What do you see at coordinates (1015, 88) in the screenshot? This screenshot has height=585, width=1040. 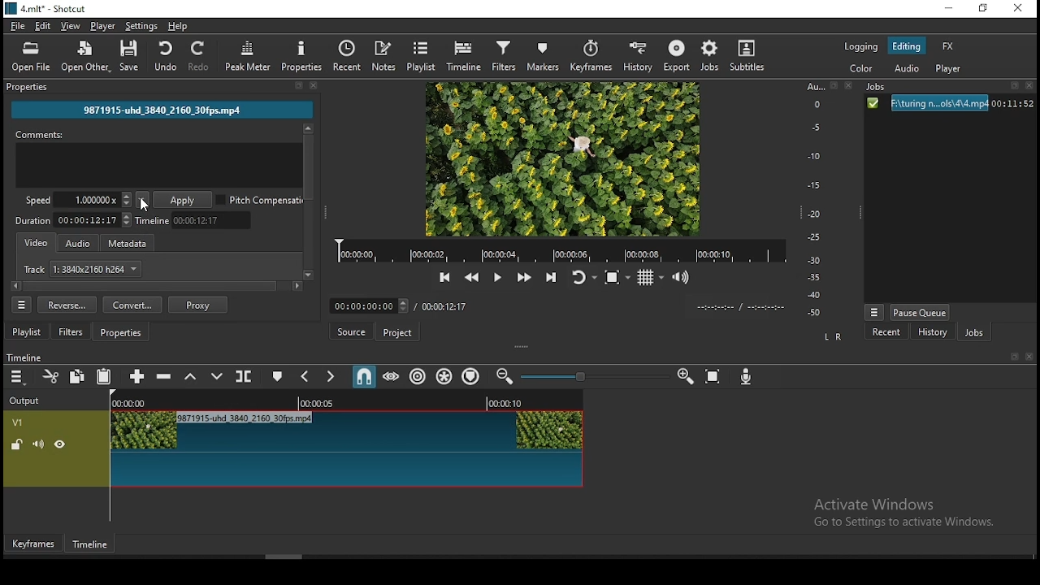 I see `bookmark` at bounding box center [1015, 88].